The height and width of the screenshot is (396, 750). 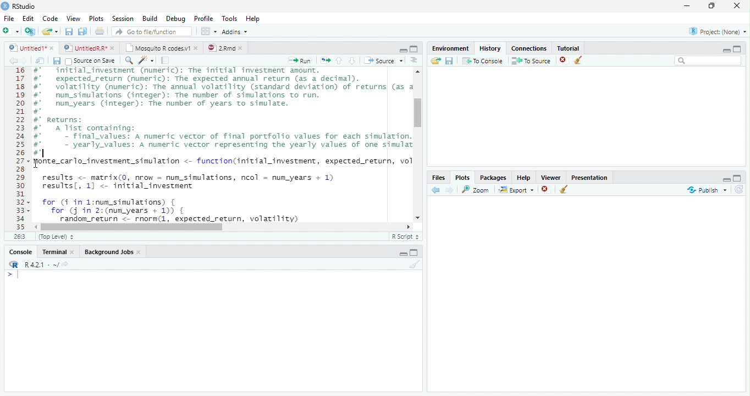 What do you see at coordinates (24, 61) in the screenshot?
I see `next source location` at bounding box center [24, 61].